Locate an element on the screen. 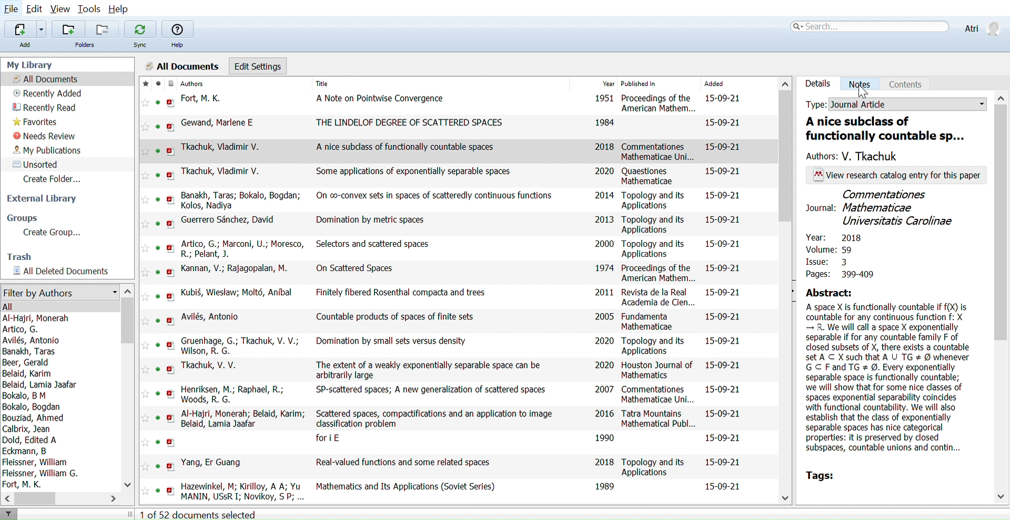 The width and height of the screenshot is (1010, 520). Tatra Mountains Mathematical Publ... is located at coordinates (659, 418).